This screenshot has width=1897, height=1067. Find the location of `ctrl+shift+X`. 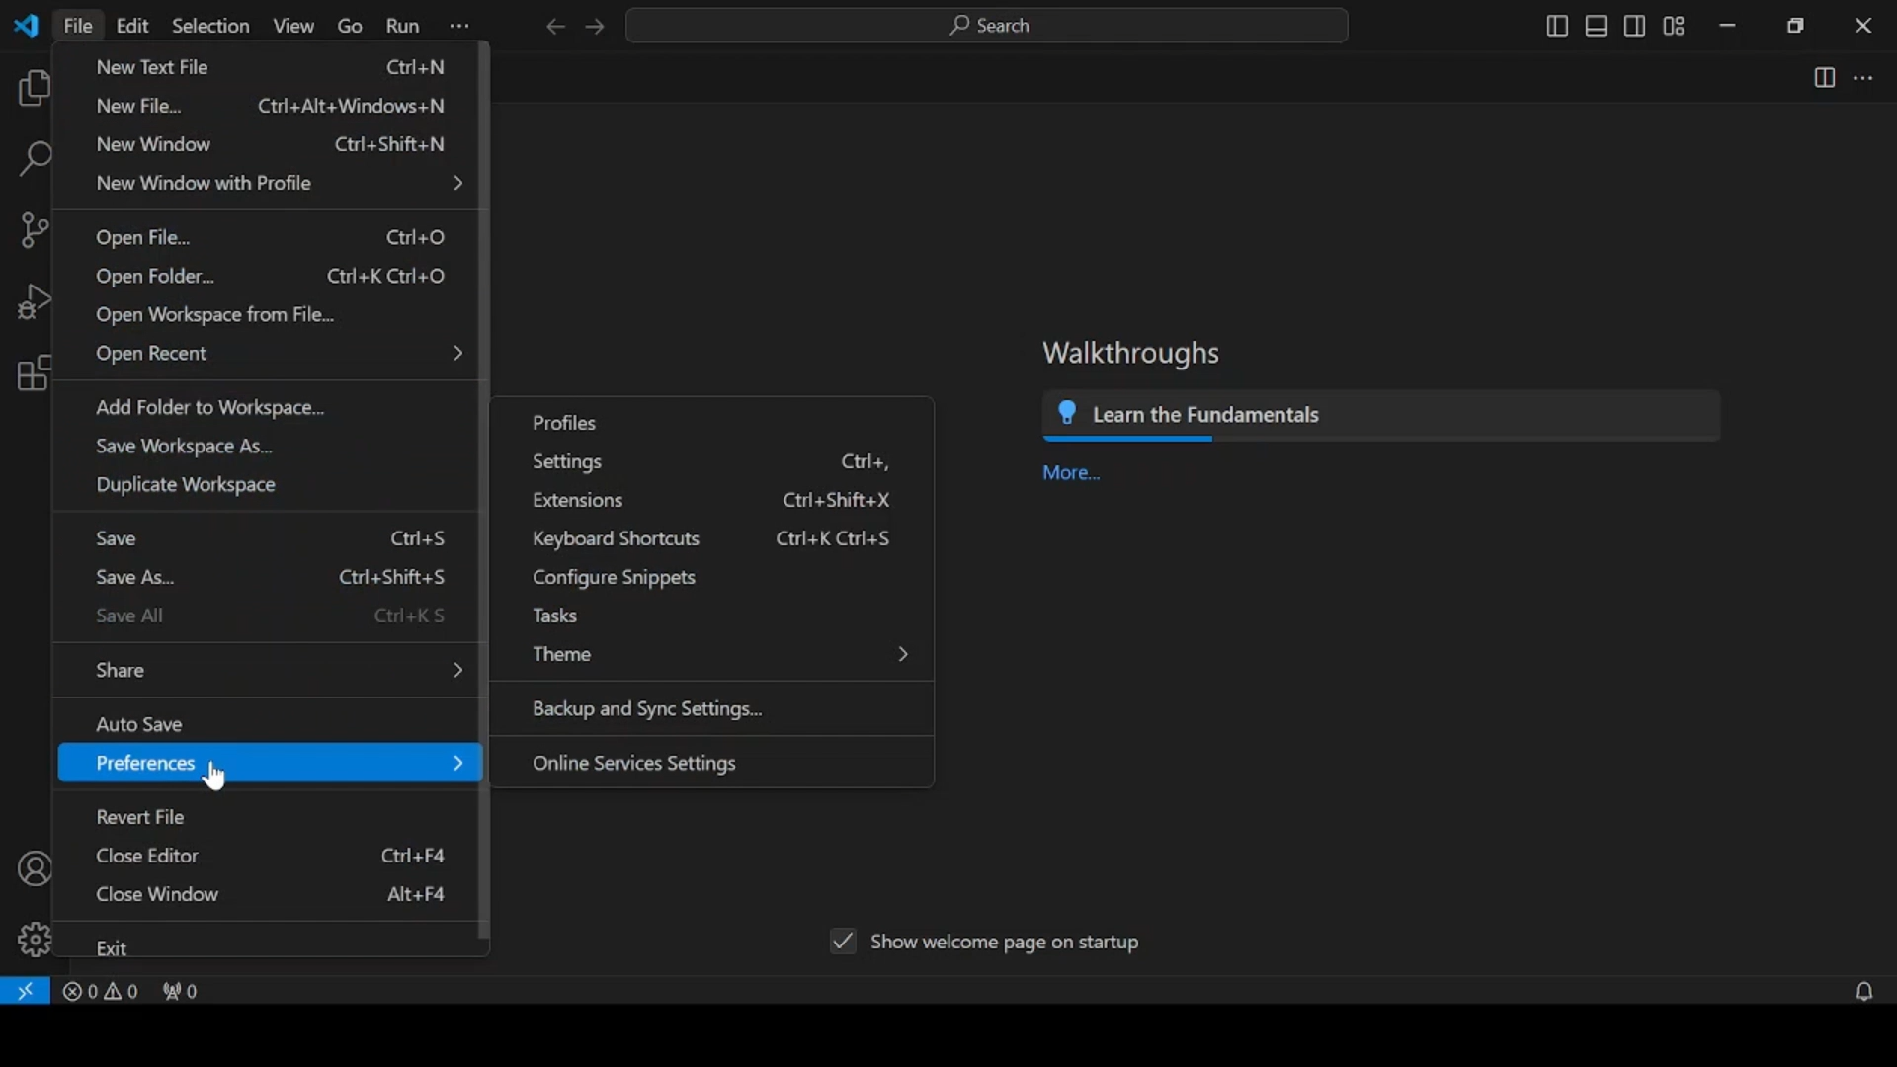

ctrl+shift+X is located at coordinates (838, 500).